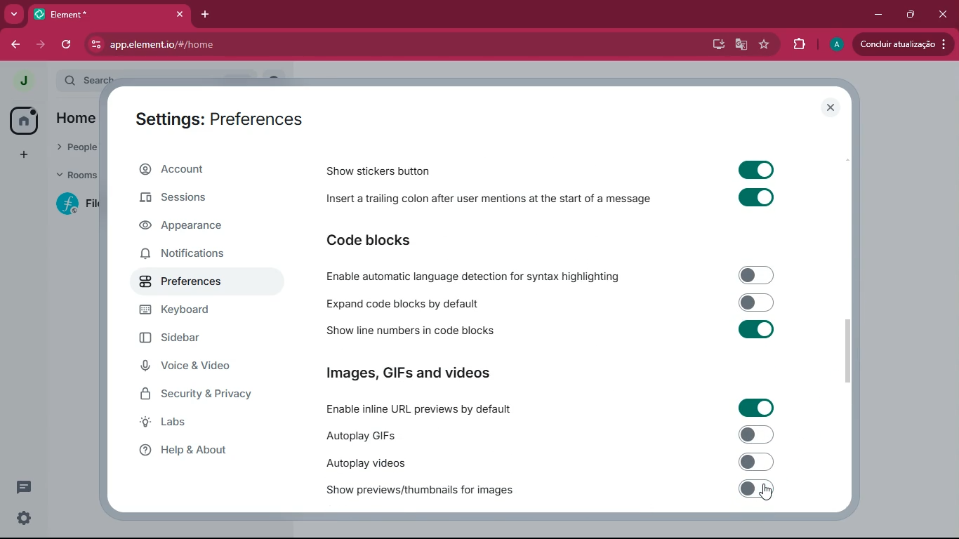 The image size is (959, 539). What do you see at coordinates (489, 200) in the screenshot?
I see `Insert a trailing colon after user mentions at the start of a message` at bounding box center [489, 200].